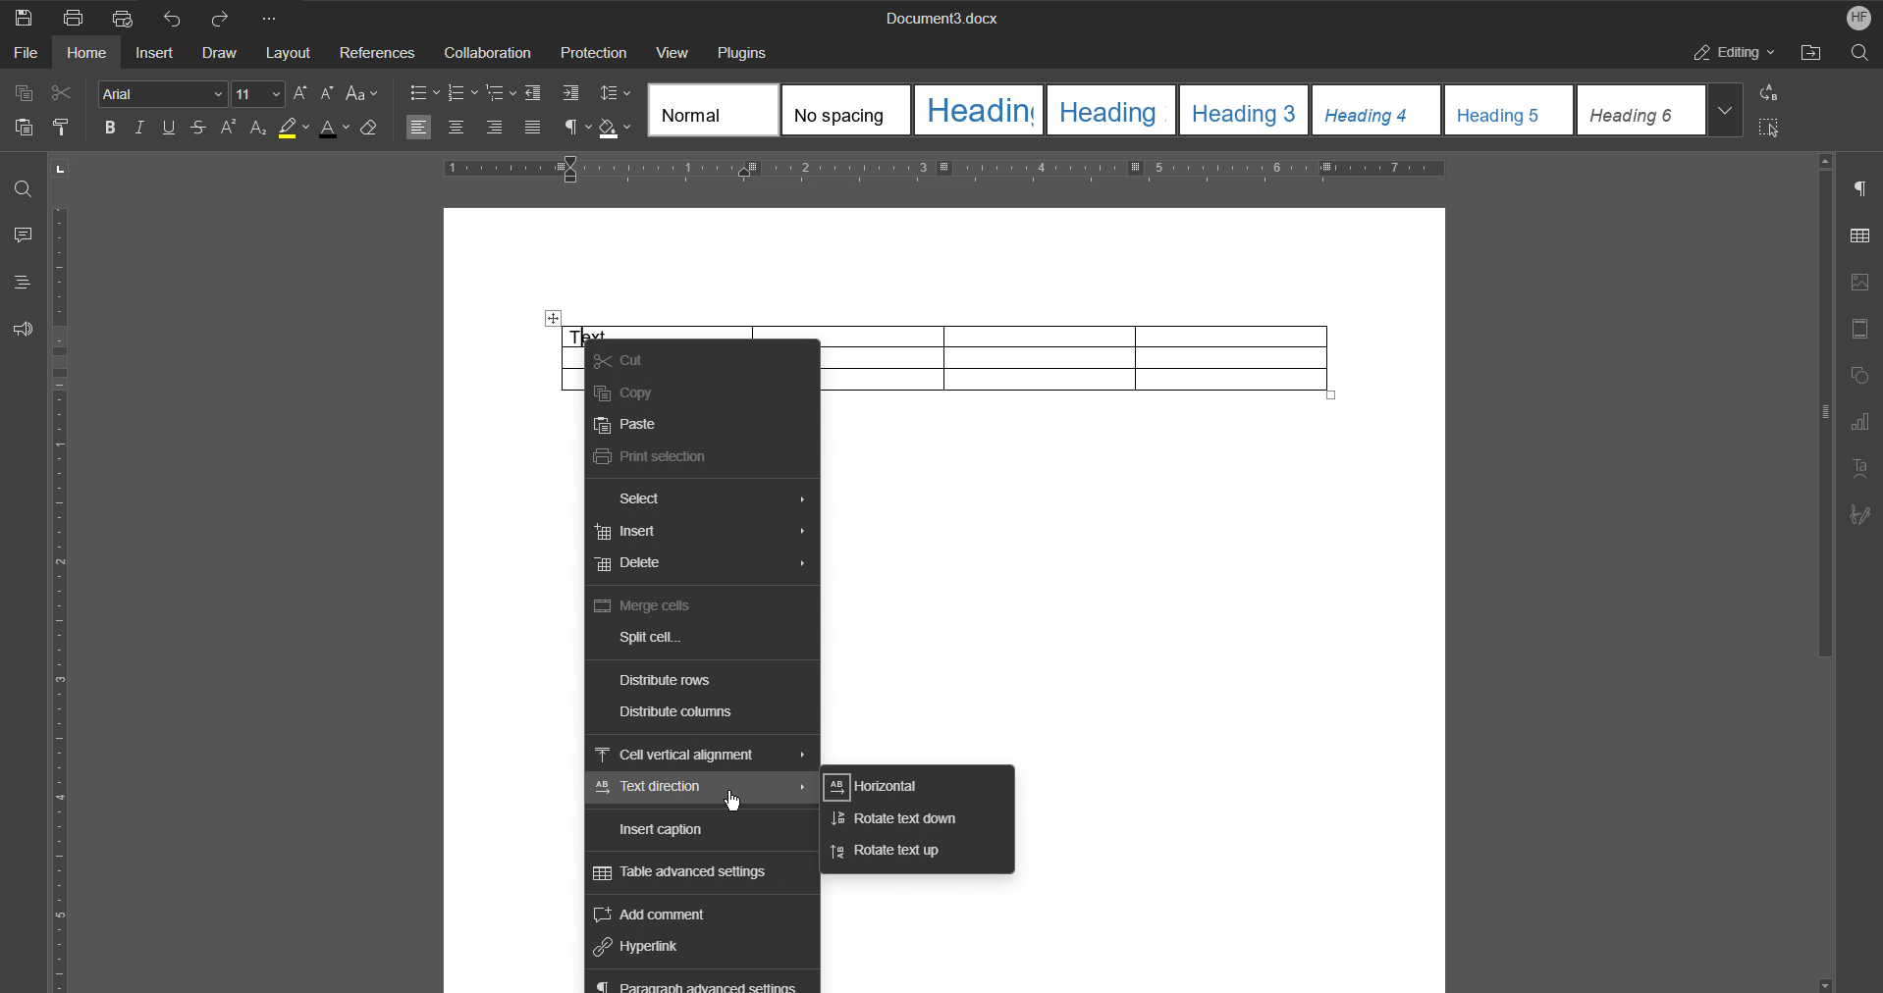  What do you see at coordinates (1861, 325) in the screenshot?
I see `Header/Footer` at bounding box center [1861, 325].